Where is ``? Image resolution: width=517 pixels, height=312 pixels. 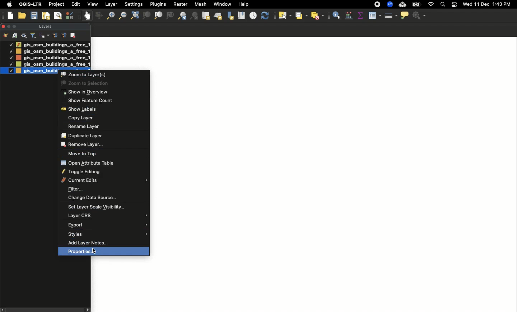
 is located at coordinates (404, 5).